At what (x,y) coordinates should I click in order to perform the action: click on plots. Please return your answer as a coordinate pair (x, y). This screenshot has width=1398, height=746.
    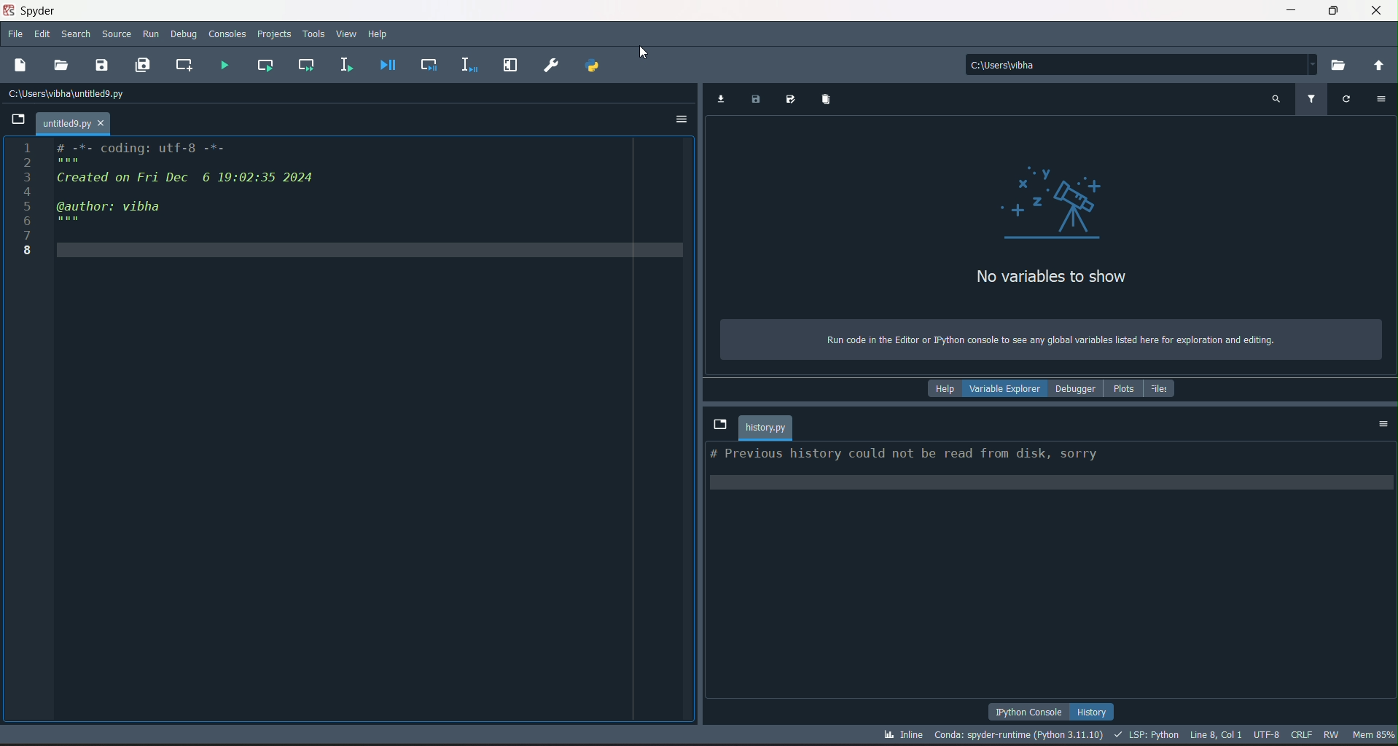
    Looking at the image, I should click on (1124, 388).